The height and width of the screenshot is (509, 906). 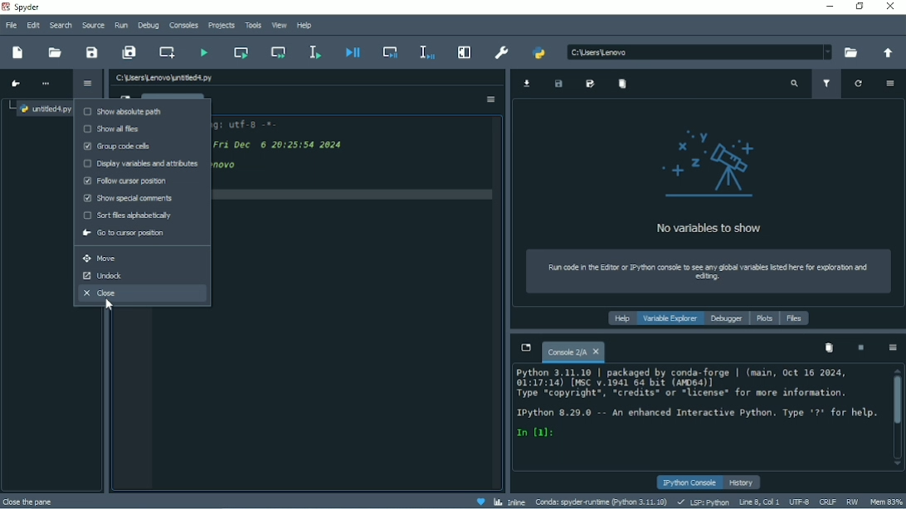 What do you see at coordinates (240, 52) in the screenshot?
I see `Run current cell` at bounding box center [240, 52].